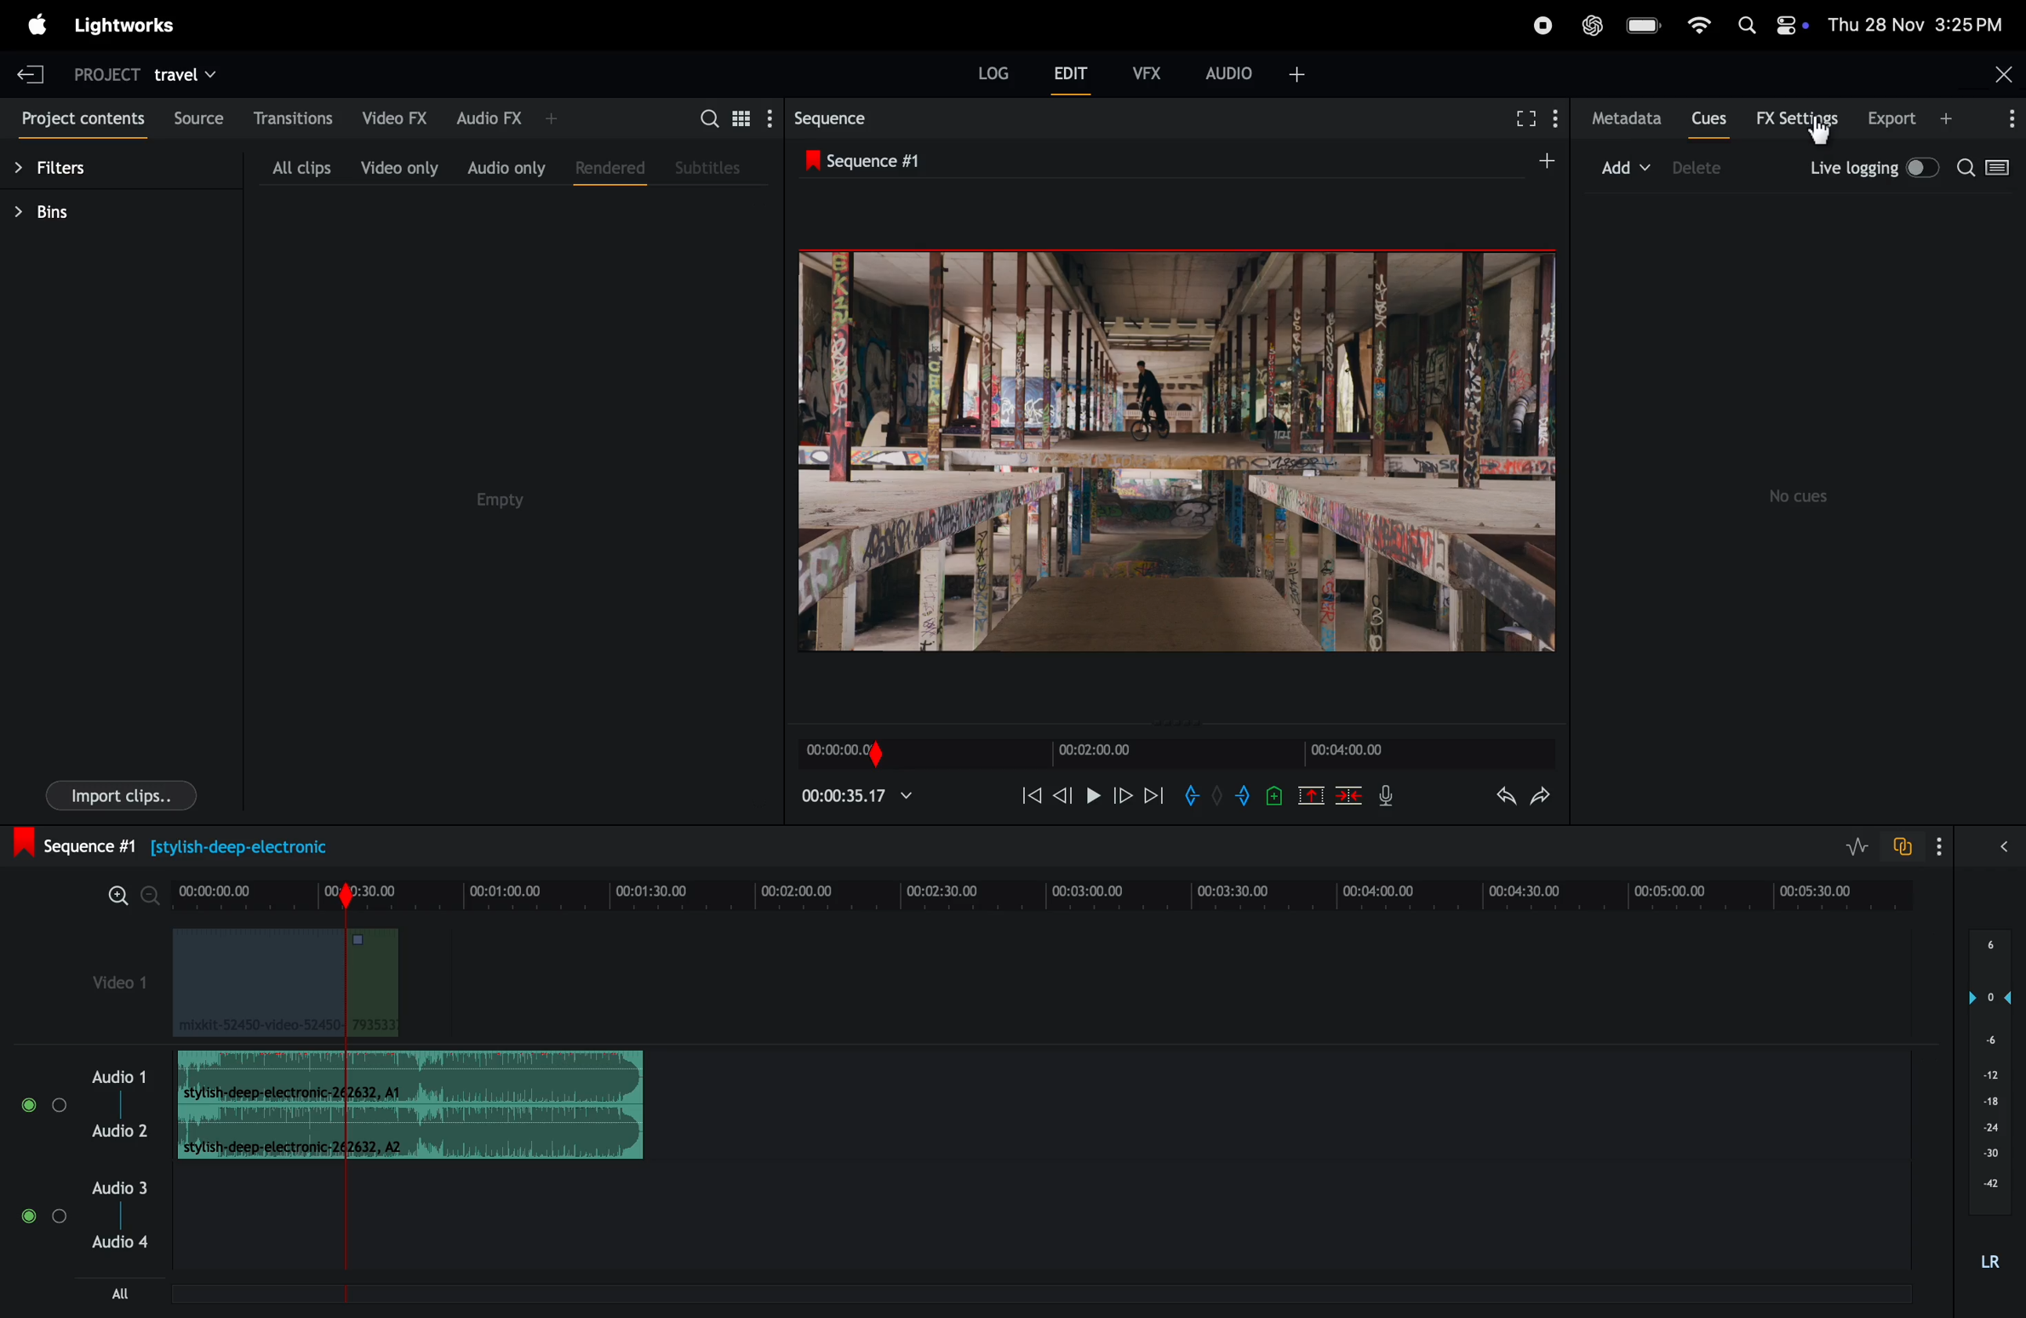  I want to click on solo track, so click(59, 1103).